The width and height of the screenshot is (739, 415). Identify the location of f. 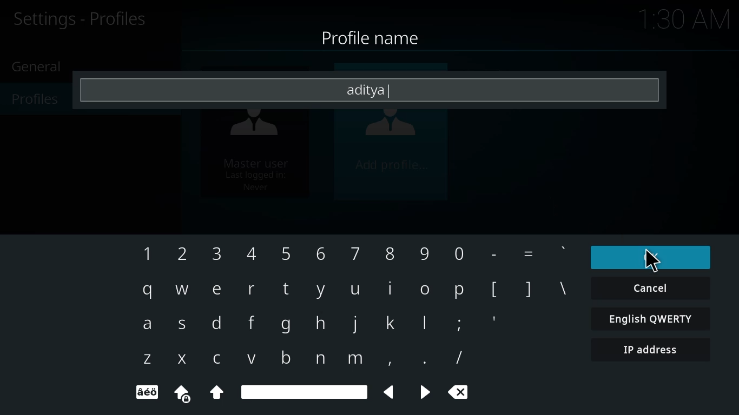
(250, 324).